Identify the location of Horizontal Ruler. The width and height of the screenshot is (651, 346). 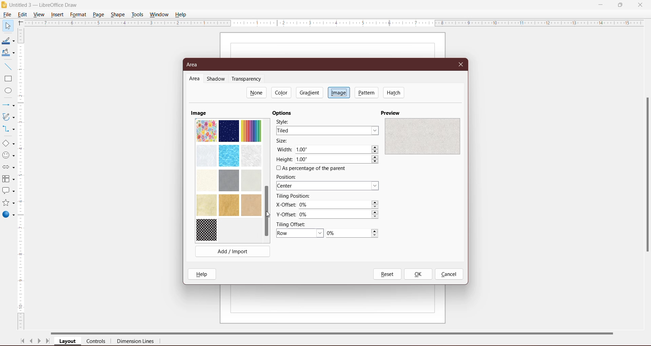
(334, 23).